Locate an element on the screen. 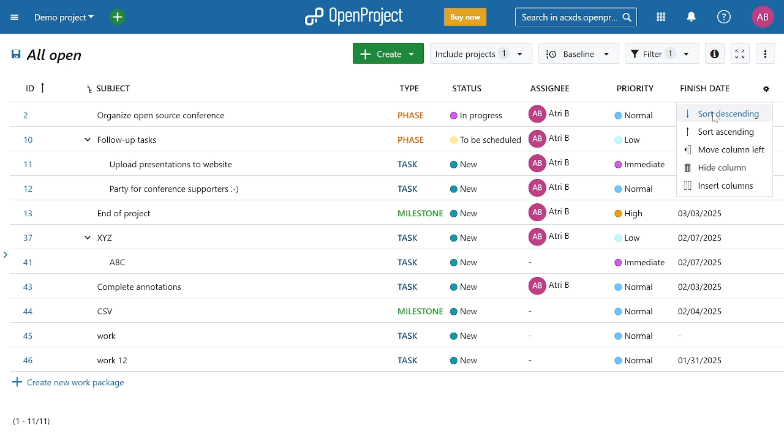 The height and width of the screenshot is (441, 784). create is located at coordinates (389, 53).